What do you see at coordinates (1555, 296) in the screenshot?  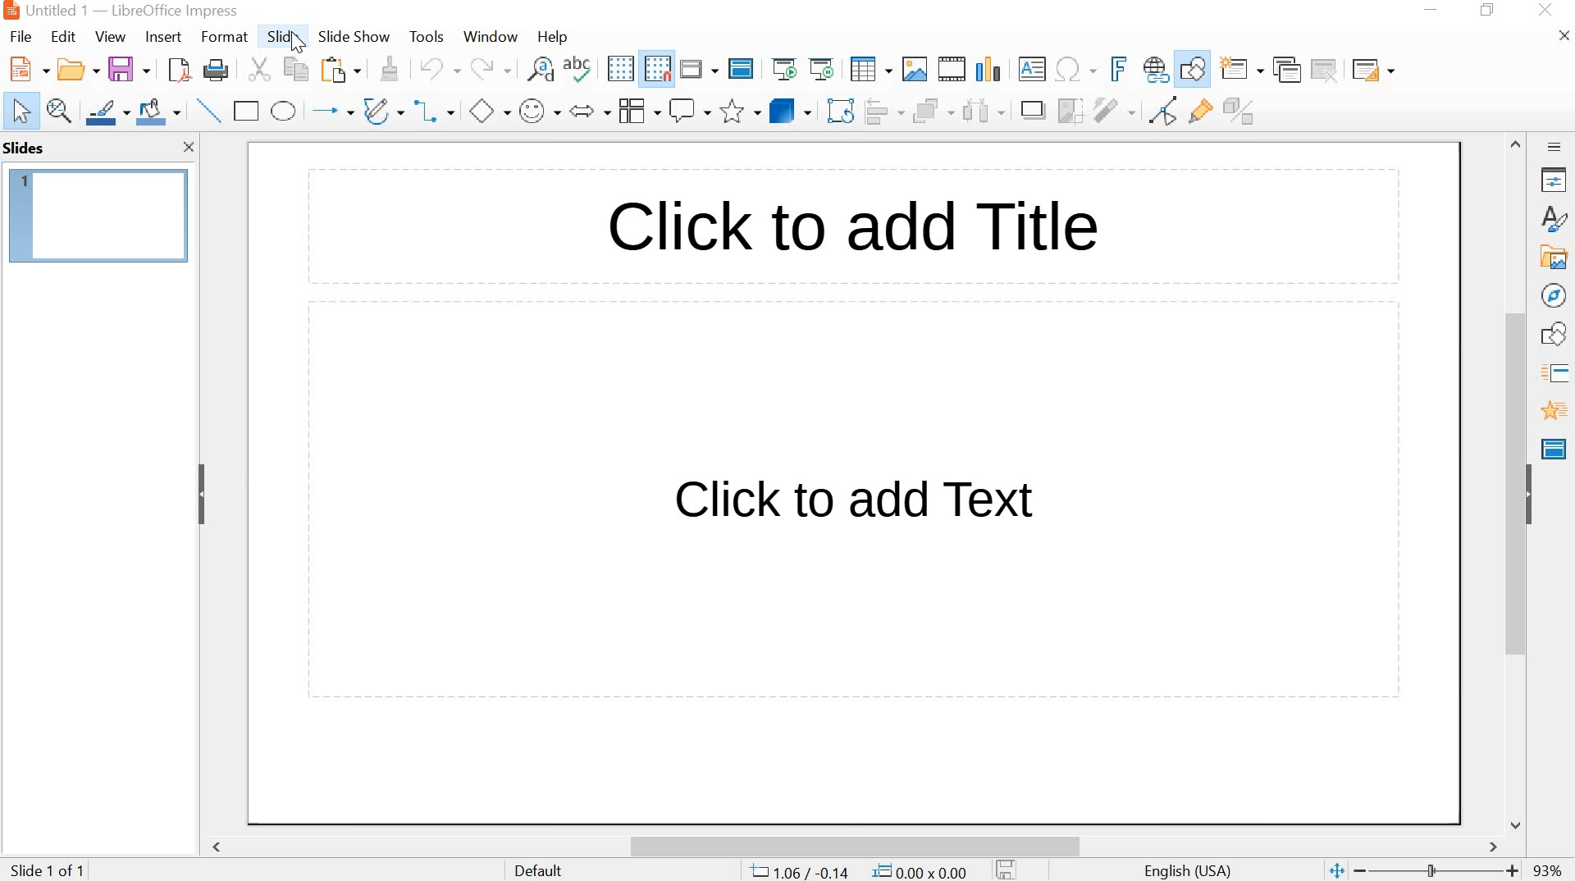 I see `NAVIGATOR` at bounding box center [1555, 296].